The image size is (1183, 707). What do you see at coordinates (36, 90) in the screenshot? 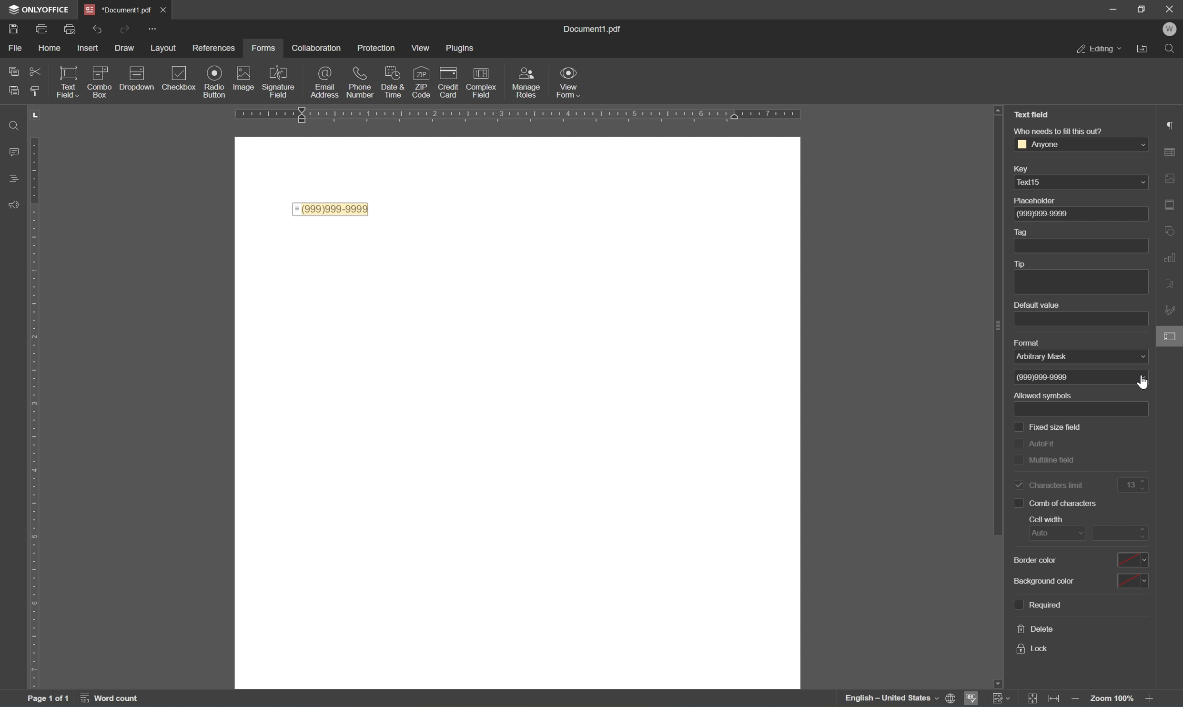
I see `copy style` at bounding box center [36, 90].